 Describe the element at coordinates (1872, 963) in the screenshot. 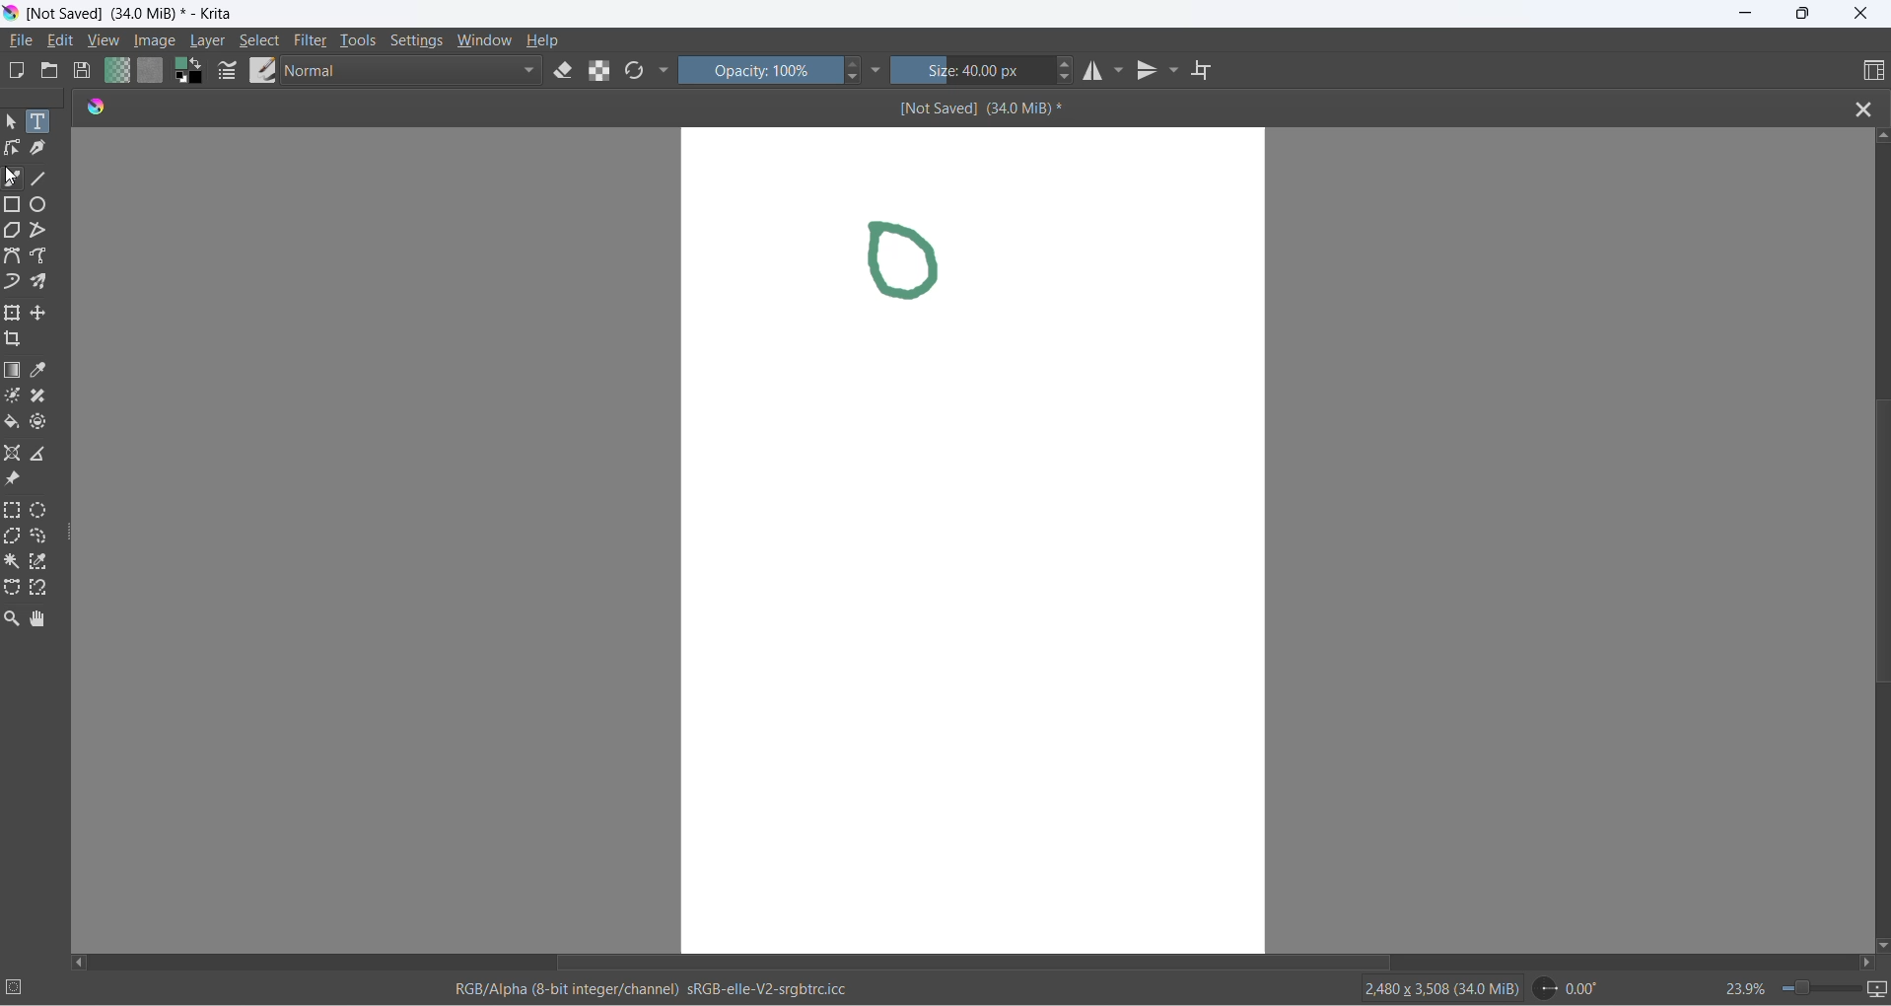

I see `scroll right button` at that location.